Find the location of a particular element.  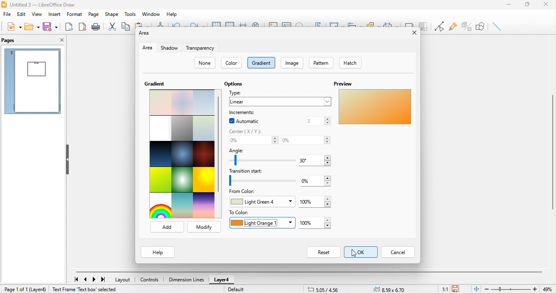

format is located at coordinates (73, 14).